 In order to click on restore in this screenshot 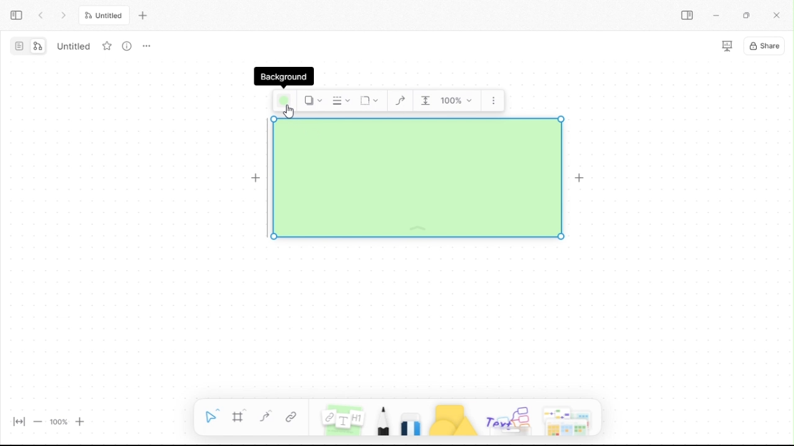, I will do `click(750, 15)`.